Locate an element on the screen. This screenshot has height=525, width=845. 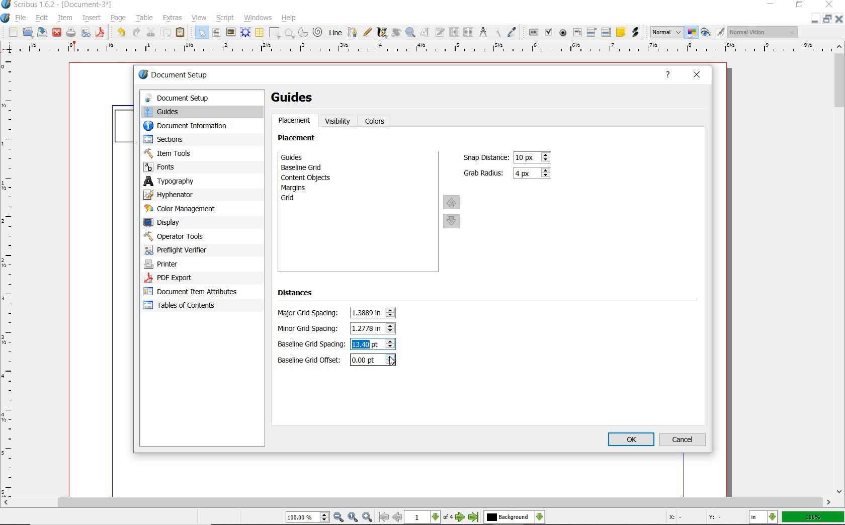
visibility is located at coordinates (338, 121).